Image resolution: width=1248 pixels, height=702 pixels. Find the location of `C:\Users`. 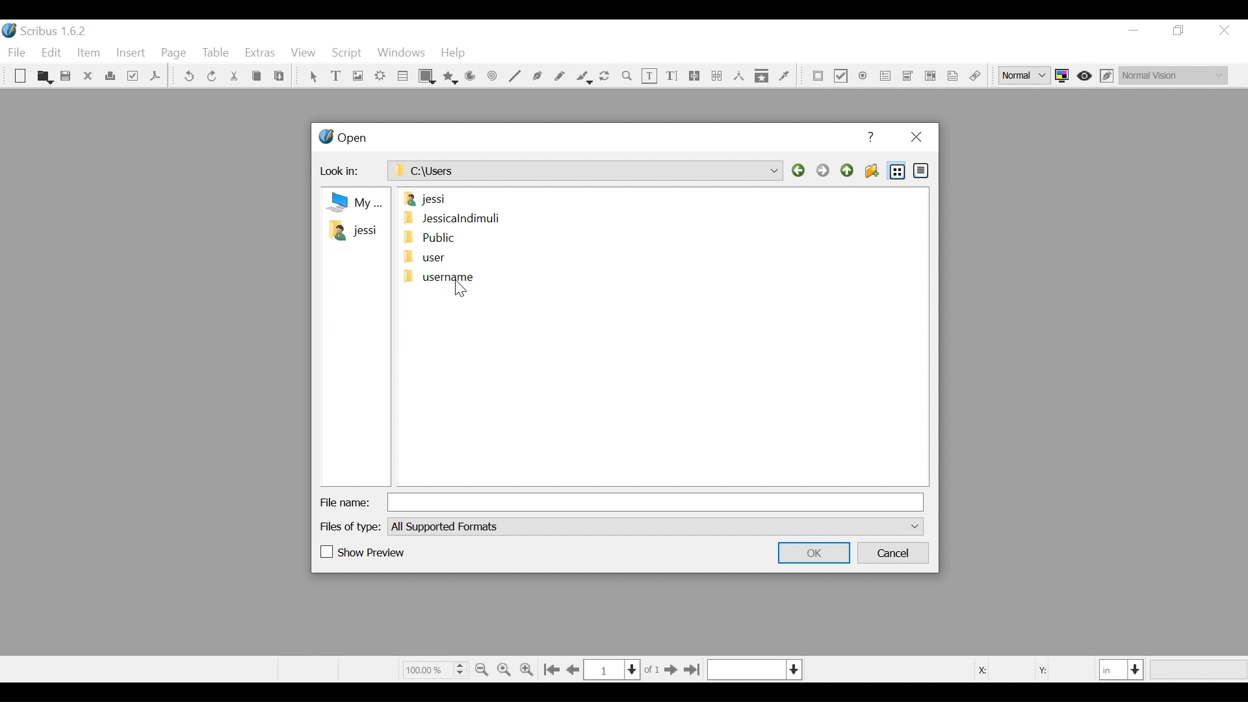

C:\Users is located at coordinates (584, 170).